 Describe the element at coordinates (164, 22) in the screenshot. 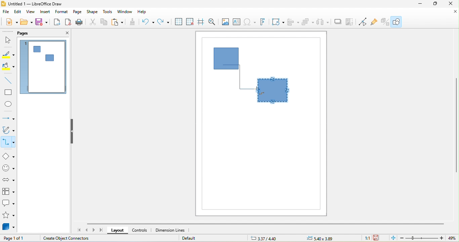

I see `redo` at that location.